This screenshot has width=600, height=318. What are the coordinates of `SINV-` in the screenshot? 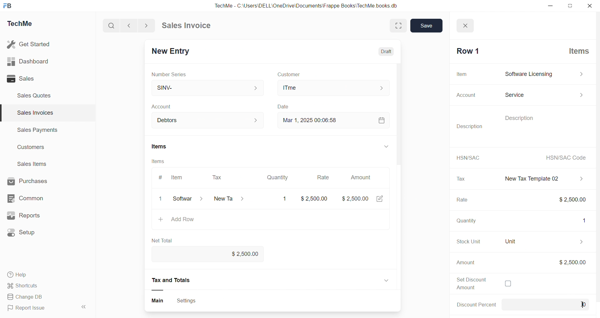 It's located at (203, 87).